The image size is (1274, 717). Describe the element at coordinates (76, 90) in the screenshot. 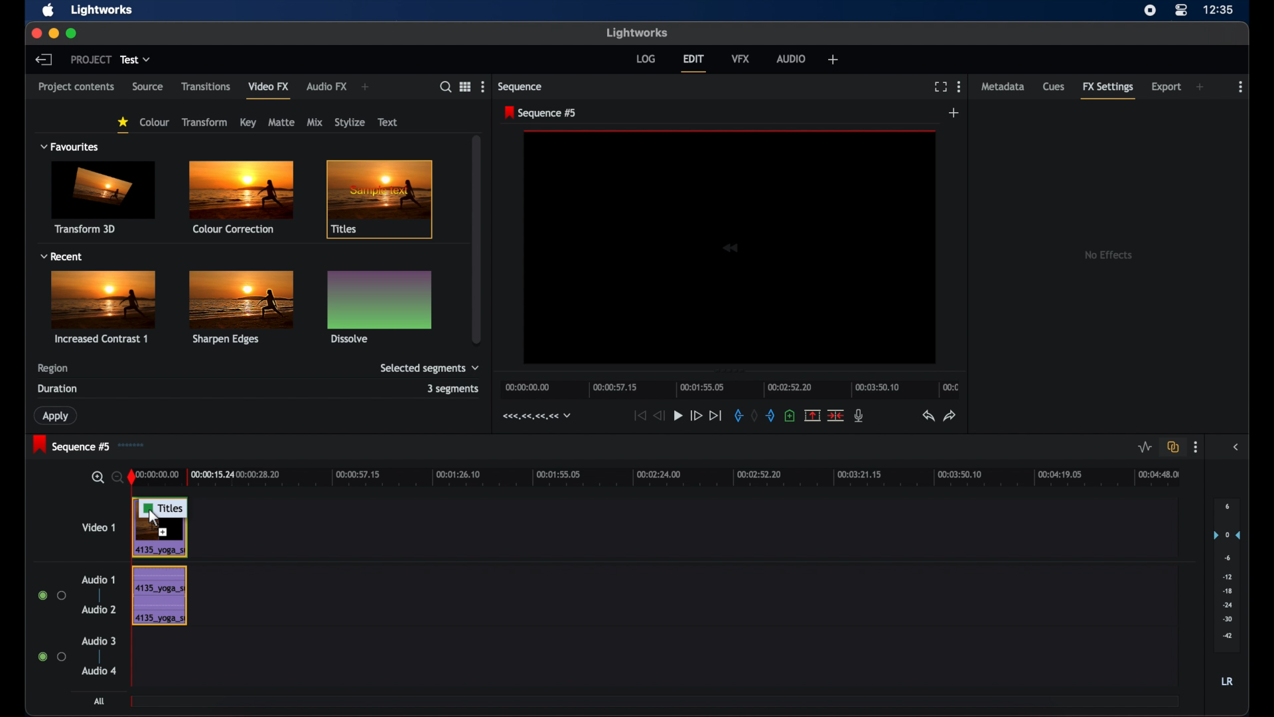

I see `project contents` at that location.